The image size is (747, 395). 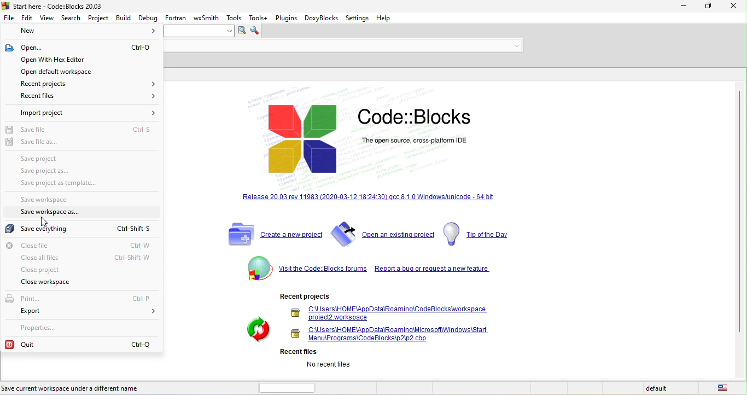 I want to click on edit, so click(x=27, y=17).